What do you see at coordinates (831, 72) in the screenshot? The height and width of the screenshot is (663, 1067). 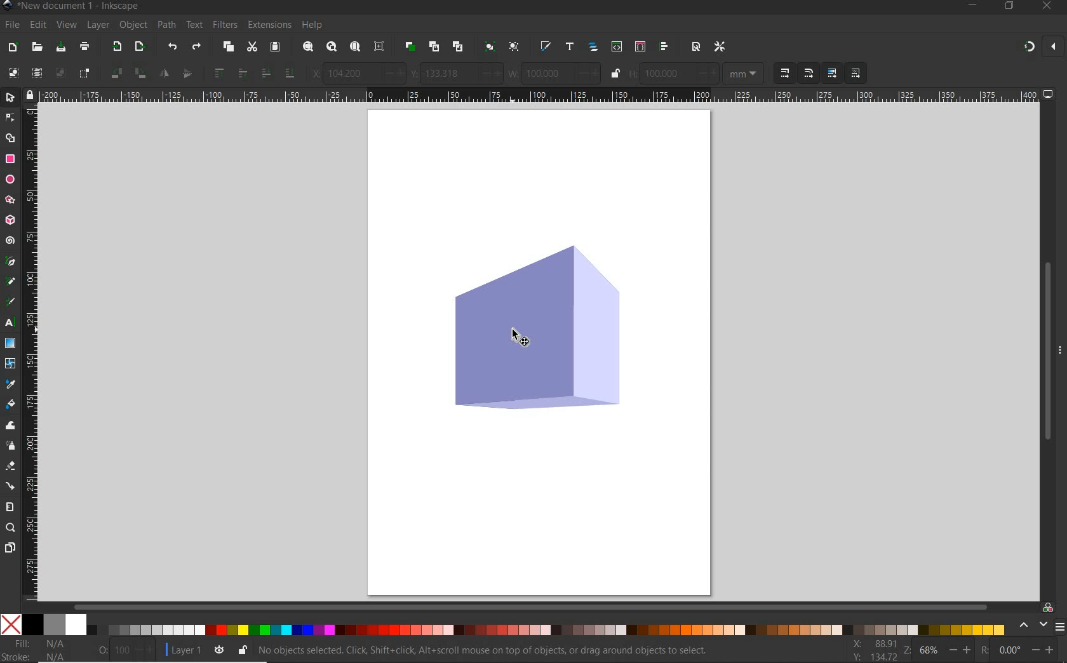 I see `MOVE GRADIENTS` at bounding box center [831, 72].